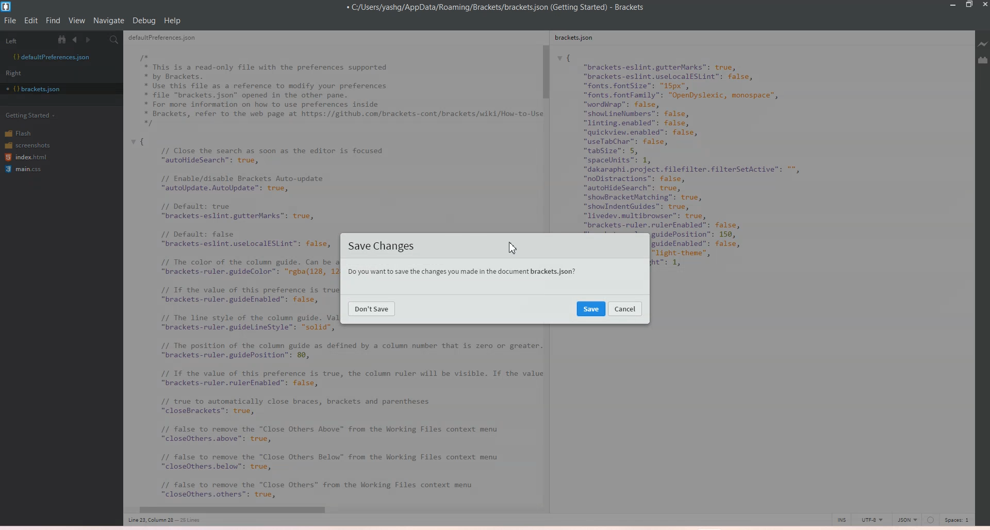  I want to click on No linter available, so click(930, 520).